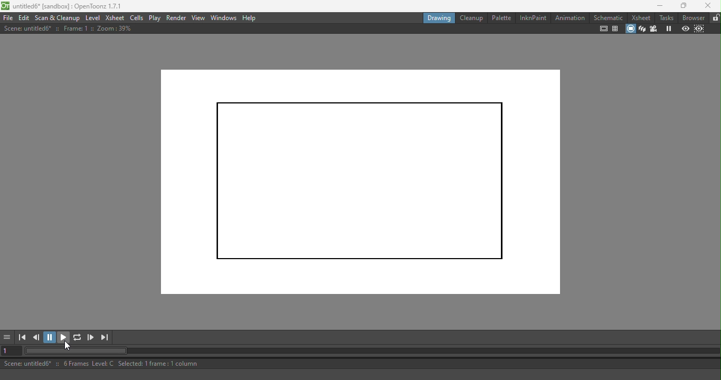 Image resolution: width=721 pixels, height=380 pixels. I want to click on Schematic, so click(610, 18).